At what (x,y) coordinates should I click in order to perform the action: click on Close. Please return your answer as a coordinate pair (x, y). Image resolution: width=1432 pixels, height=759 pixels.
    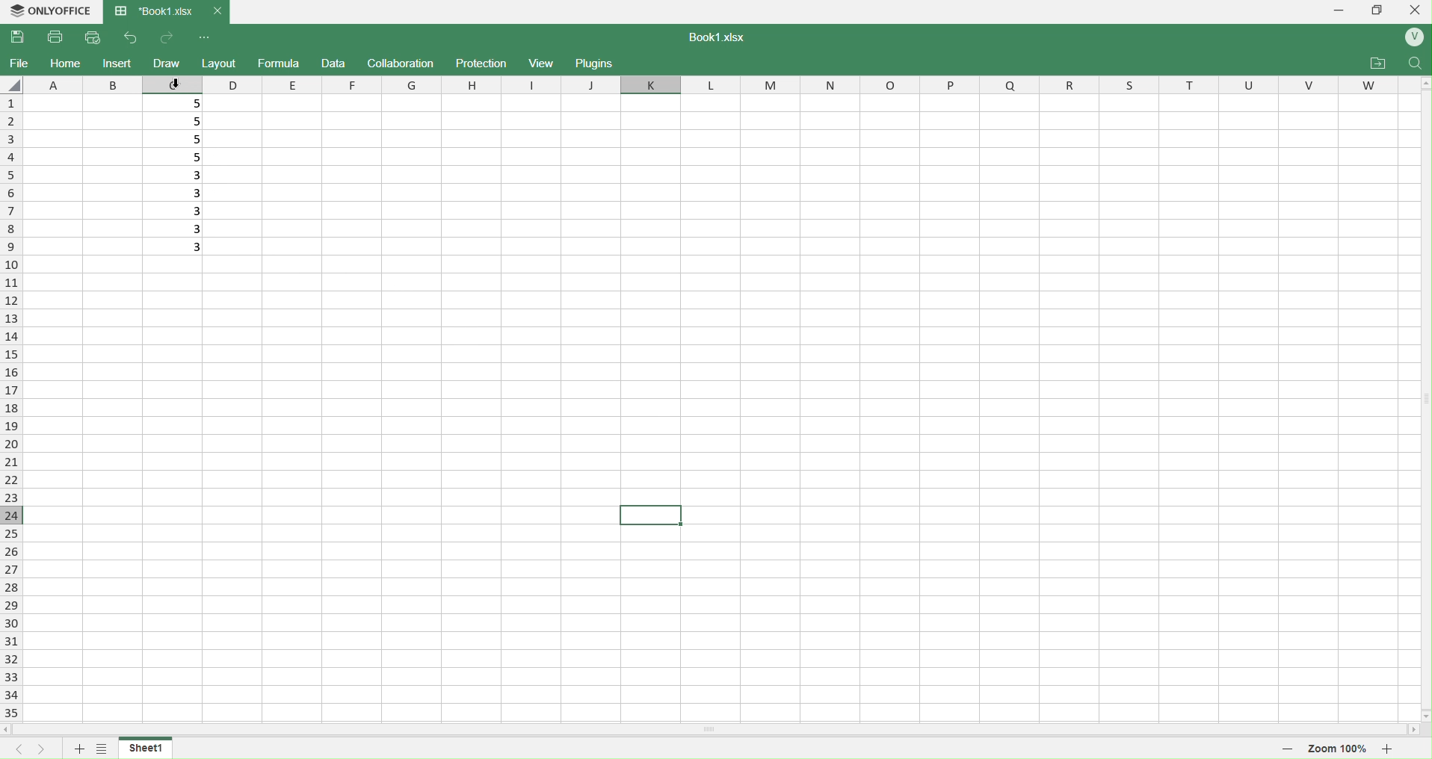
    Looking at the image, I should click on (1417, 10).